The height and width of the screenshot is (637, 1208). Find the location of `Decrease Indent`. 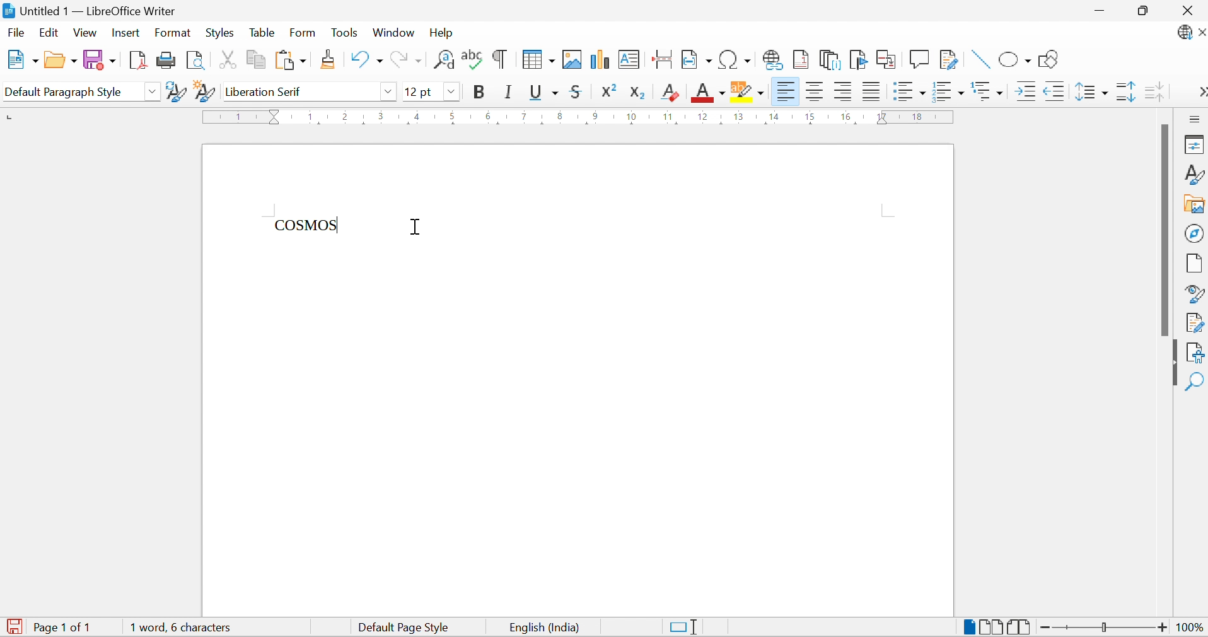

Decrease Indent is located at coordinates (1054, 92).